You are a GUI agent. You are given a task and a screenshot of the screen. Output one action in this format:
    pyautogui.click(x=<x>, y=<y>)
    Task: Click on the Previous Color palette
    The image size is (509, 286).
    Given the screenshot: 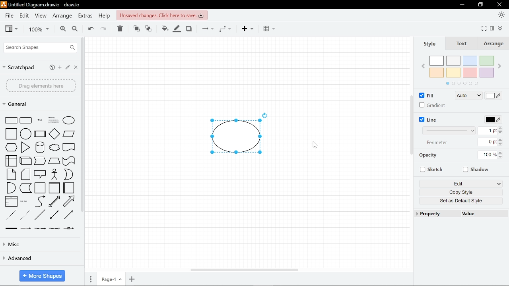 What is the action you would take?
    pyautogui.click(x=422, y=66)
    